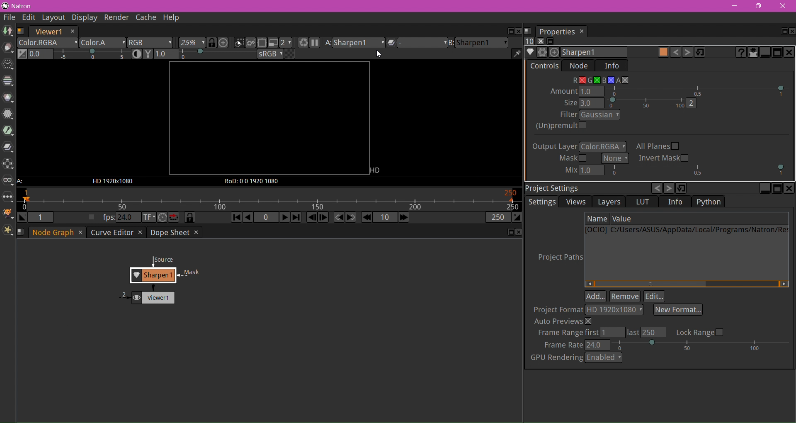 The image size is (796, 423). I want to click on Dope Sheet, so click(169, 232).